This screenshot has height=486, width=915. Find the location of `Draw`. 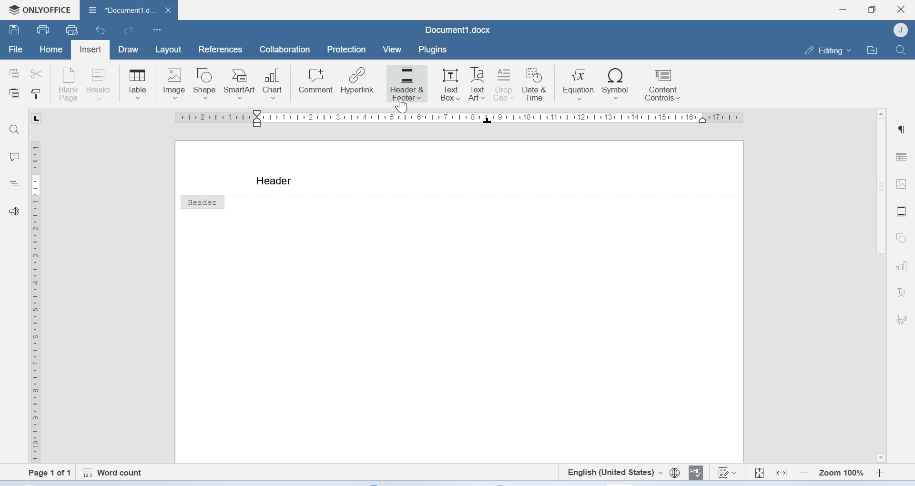

Draw is located at coordinates (131, 49).